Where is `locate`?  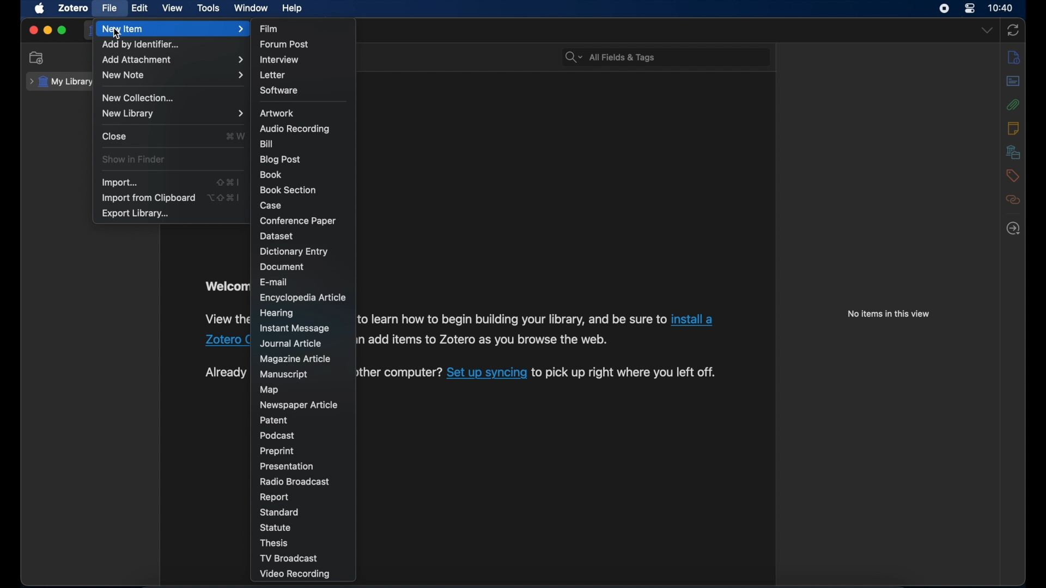 locate is located at coordinates (1014, 228).